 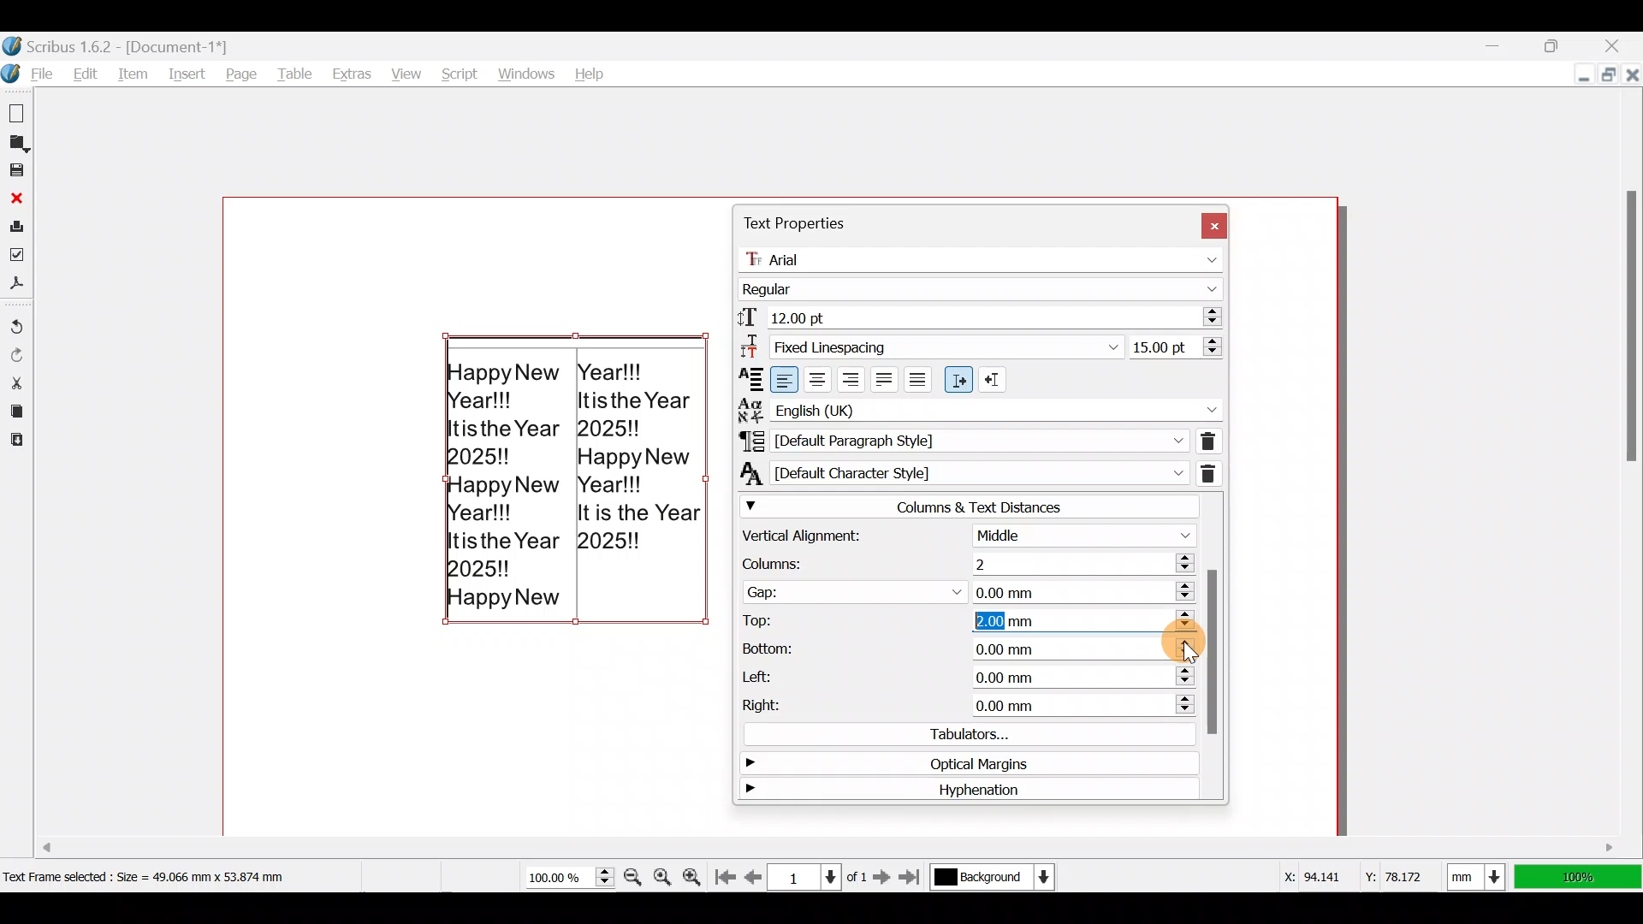 I want to click on Preflight verifier, so click(x=19, y=258).